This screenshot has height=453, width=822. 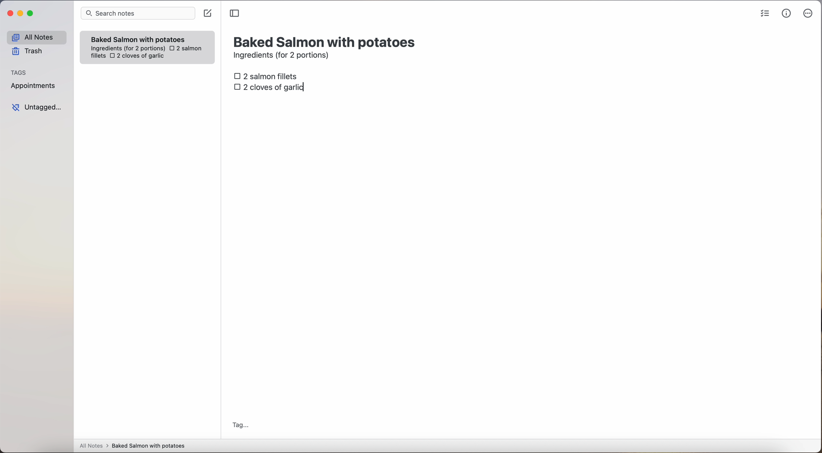 What do you see at coordinates (36, 37) in the screenshot?
I see `all notes` at bounding box center [36, 37].